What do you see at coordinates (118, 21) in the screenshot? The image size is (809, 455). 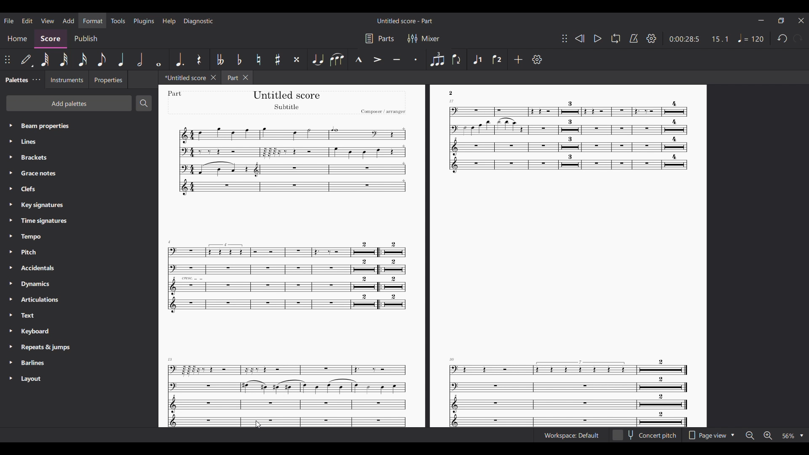 I see `Tools menu` at bounding box center [118, 21].